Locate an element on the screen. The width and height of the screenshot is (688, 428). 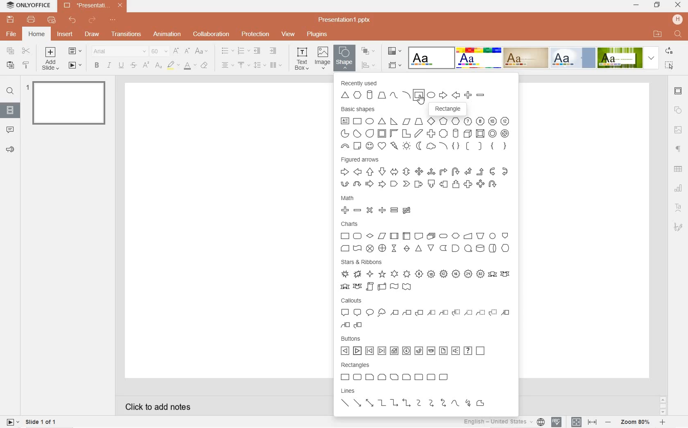
Freeform is located at coordinates (481, 404).